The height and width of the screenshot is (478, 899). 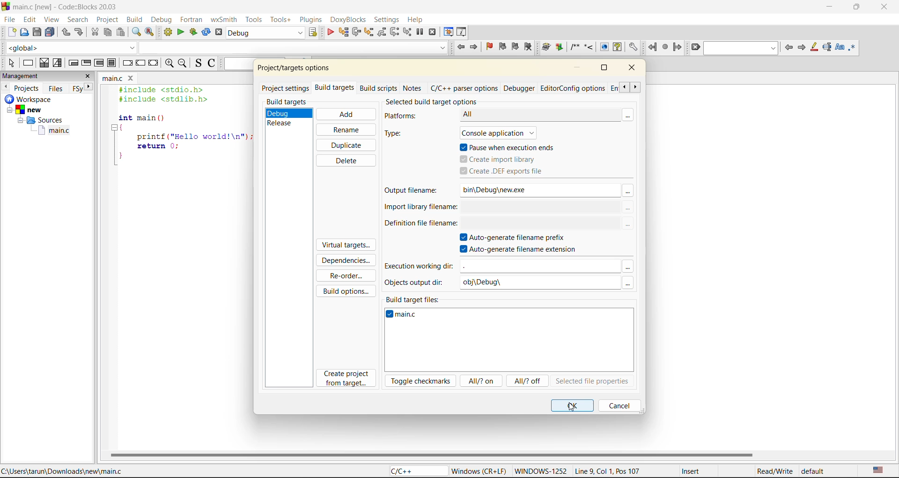 What do you see at coordinates (149, 31) in the screenshot?
I see `replace` at bounding box center [149, 31].